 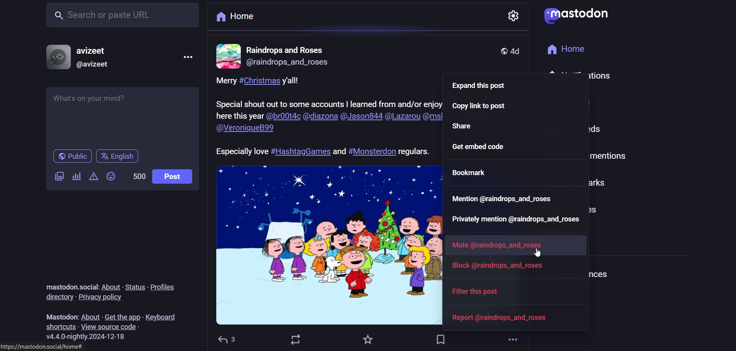 What do you see at coordinates (361, 118) in the screenshot?
I see `@jason844` at bounding box center [361, 118].